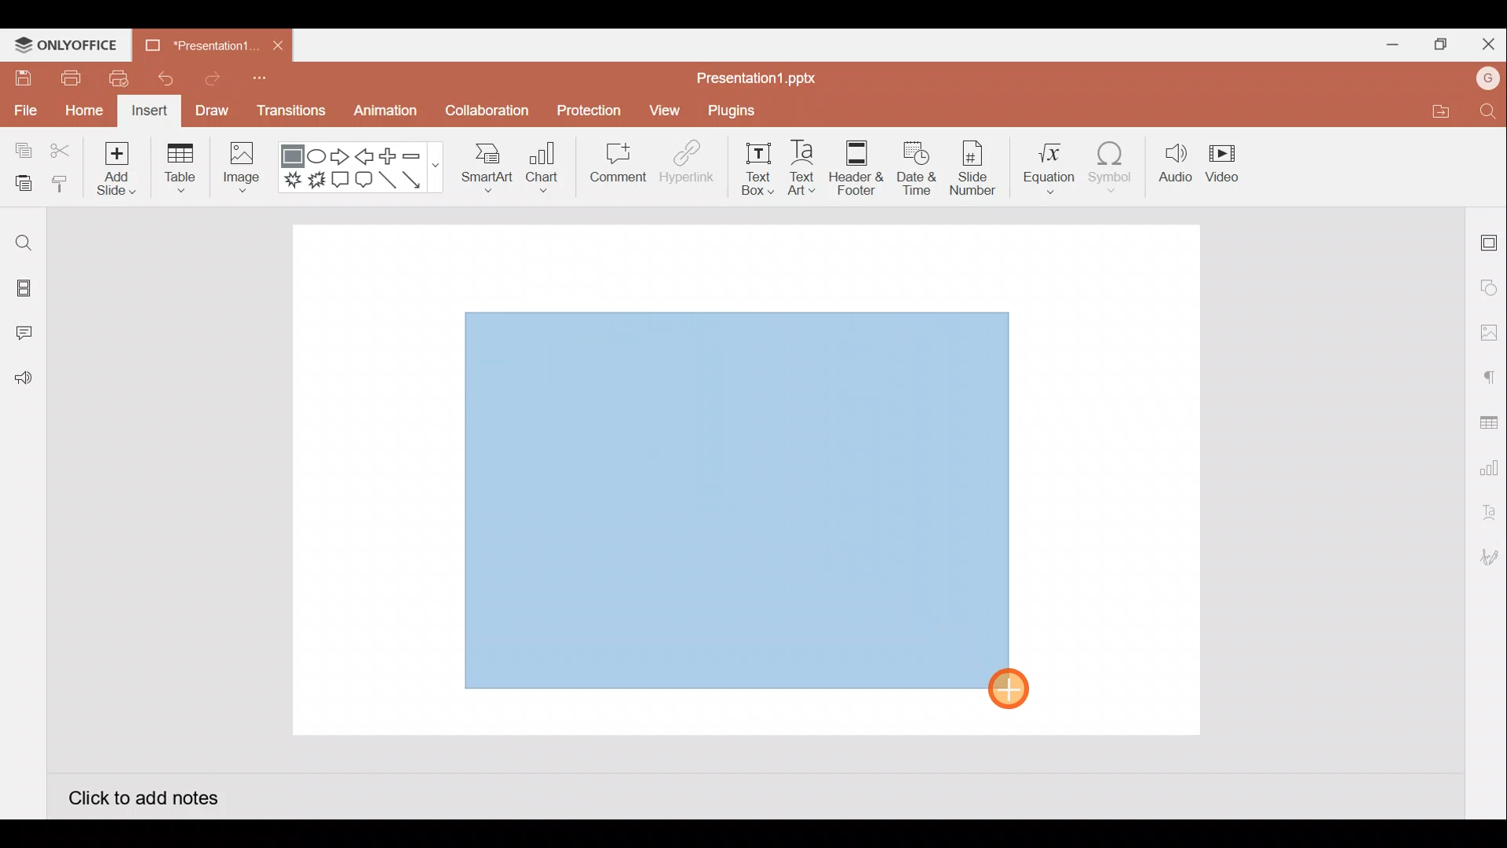 The width and height of the screenshot is (1507, 848). What do you see at coordinates (67, 45) in the screenshot?
I see `ONLYOFFICE` at bounding box center [67, 45].